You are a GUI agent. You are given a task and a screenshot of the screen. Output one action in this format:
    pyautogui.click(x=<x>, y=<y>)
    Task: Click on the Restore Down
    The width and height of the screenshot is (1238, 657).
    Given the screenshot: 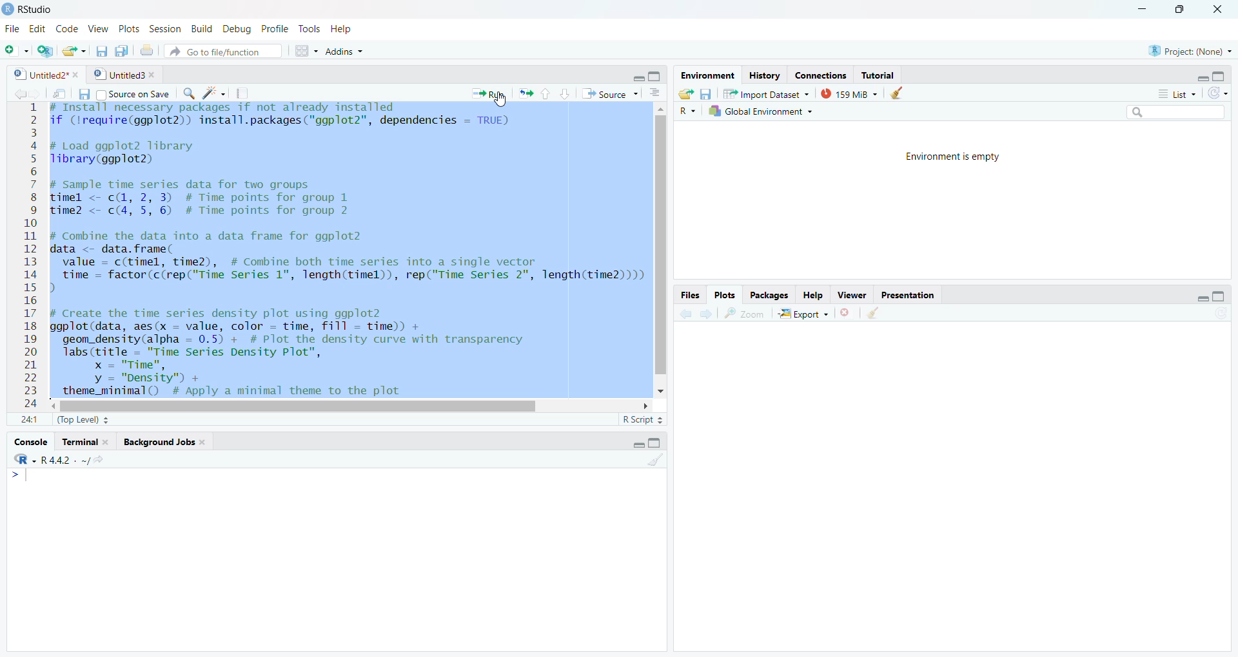 What is the action you would take?
    pyautogui.click(x=1179, y=10)
    